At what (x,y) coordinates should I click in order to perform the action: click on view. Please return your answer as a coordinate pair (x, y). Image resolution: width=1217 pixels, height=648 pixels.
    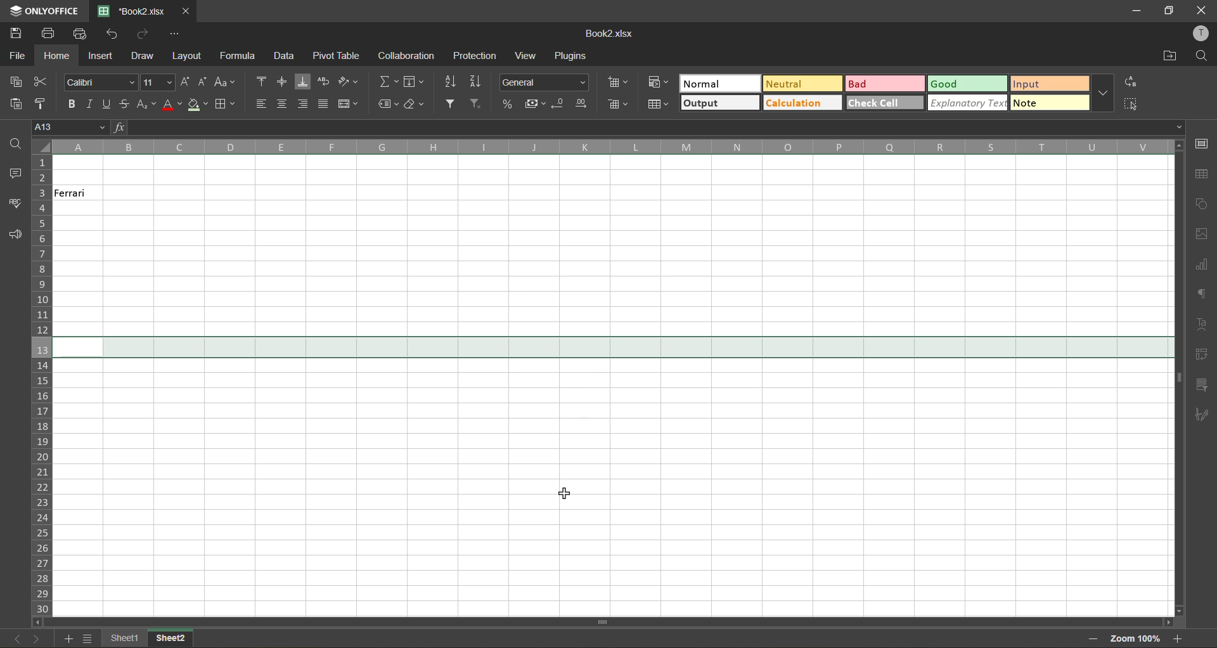
    Looking at the image, I should click on (525, 55).